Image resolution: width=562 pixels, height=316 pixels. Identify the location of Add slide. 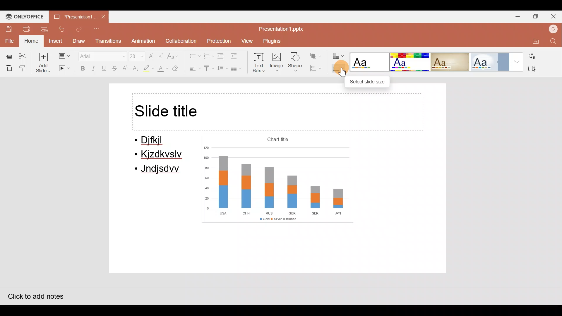
(44, 62).